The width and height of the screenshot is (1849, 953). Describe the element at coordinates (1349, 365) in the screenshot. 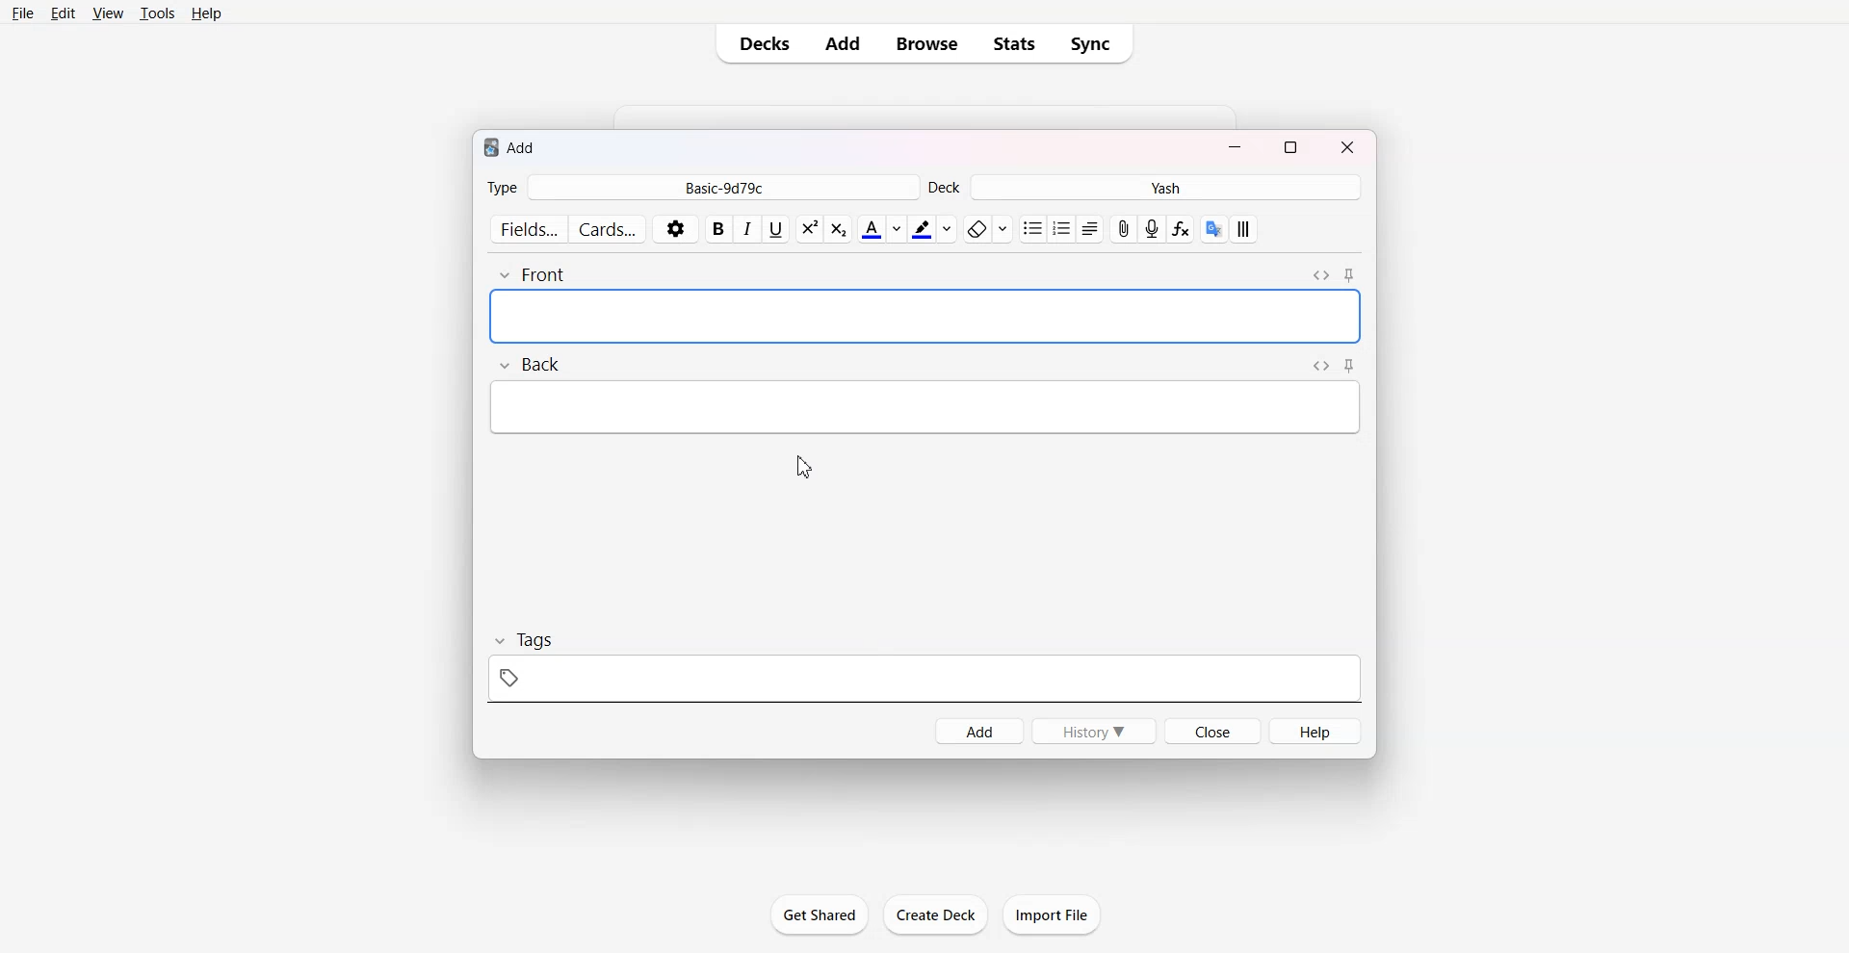

I see `Toggle Sticky` at that location.